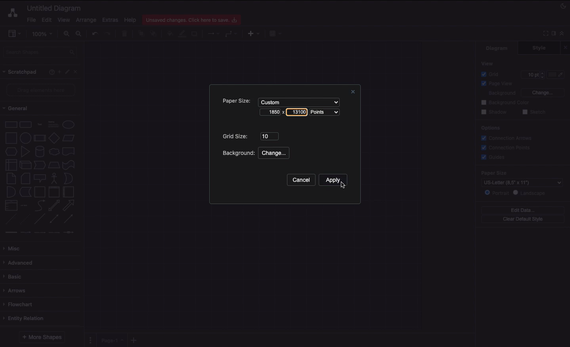  I want to click on Pages, so click(89, 340).